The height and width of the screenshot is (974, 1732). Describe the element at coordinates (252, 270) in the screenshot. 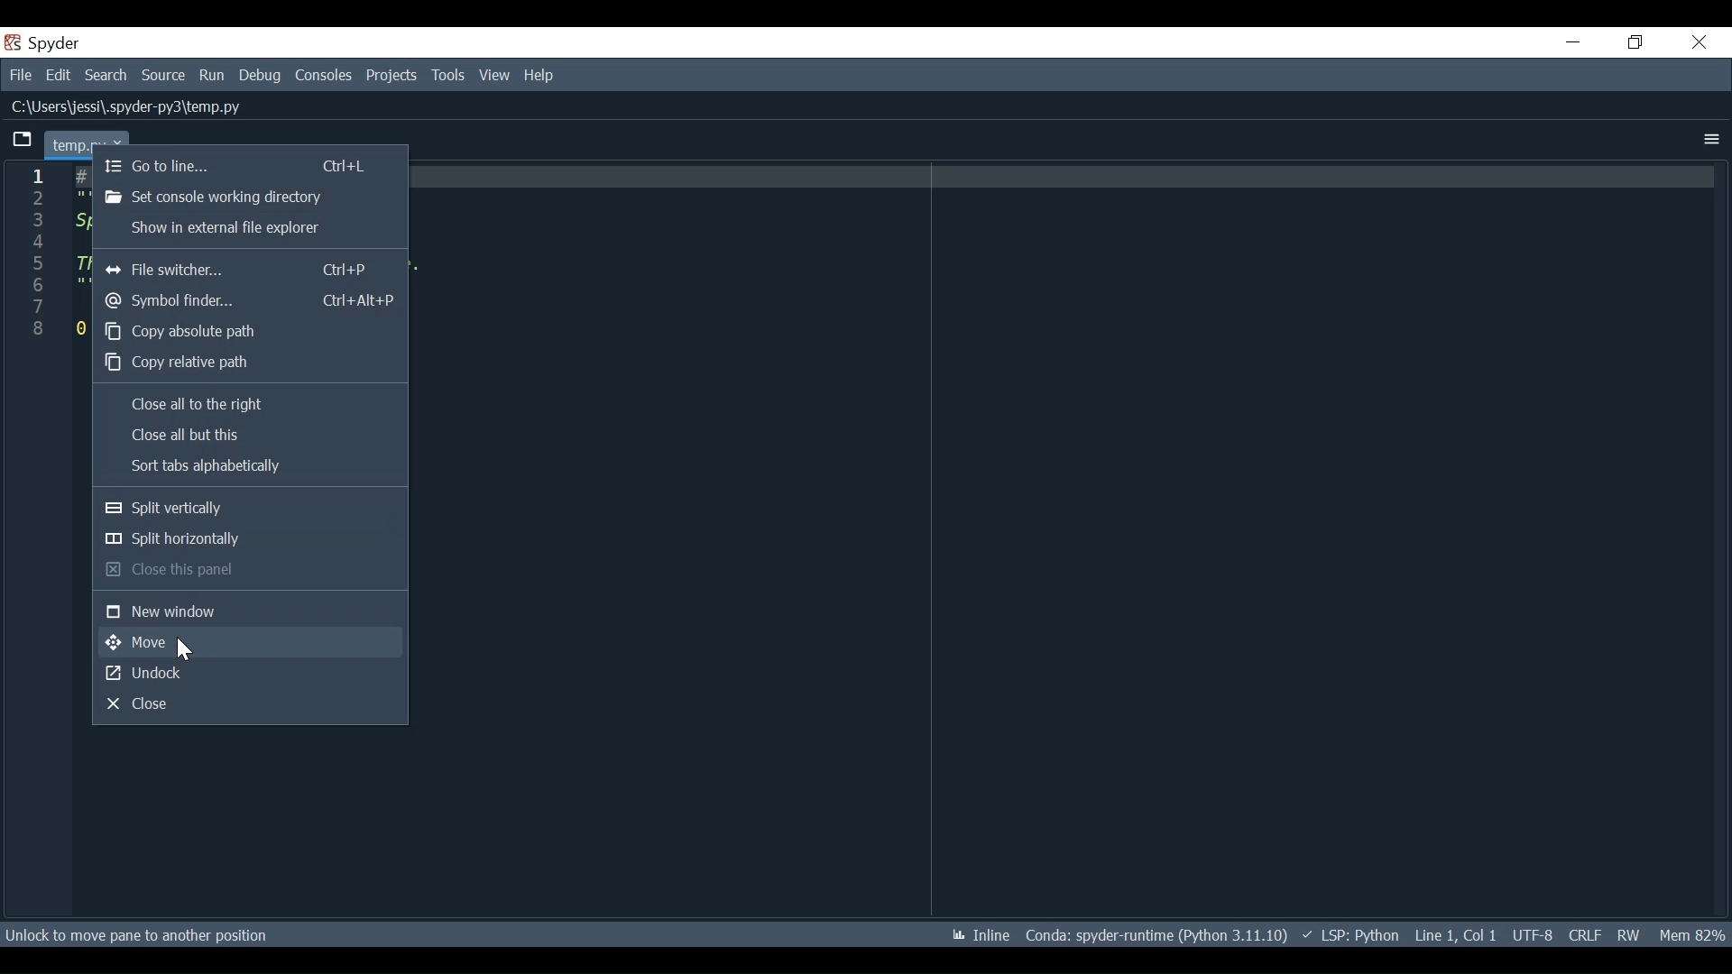

I see `File Switcher` at that location.